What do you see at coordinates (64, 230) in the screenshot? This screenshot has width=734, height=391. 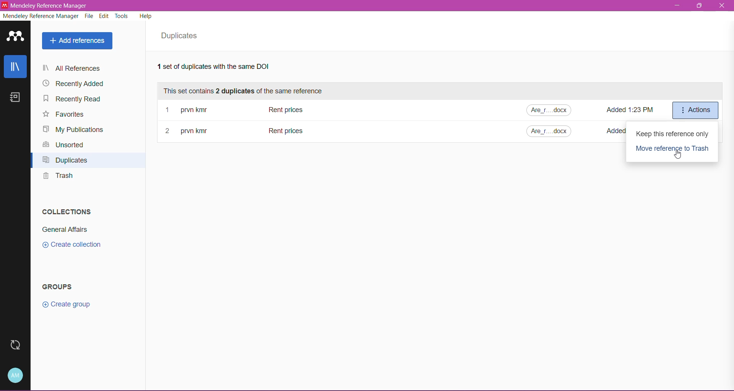 I see `Collection Name` at bounding box center [64, 230].